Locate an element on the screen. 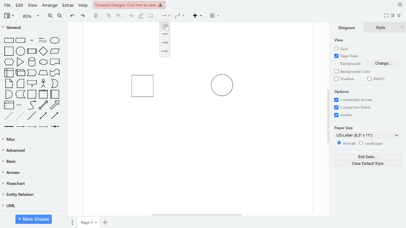 The width and height of the screenshot is (406, 228). rectangle is located at coordinates (9, 41).